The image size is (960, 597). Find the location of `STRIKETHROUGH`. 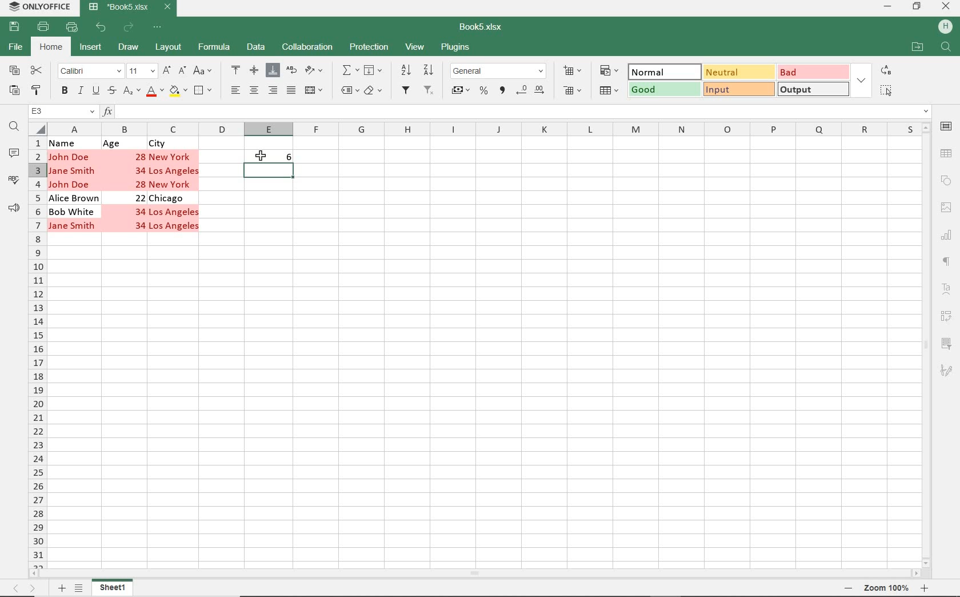

STRIKETHROUGH is located at coordinates (111, 91).